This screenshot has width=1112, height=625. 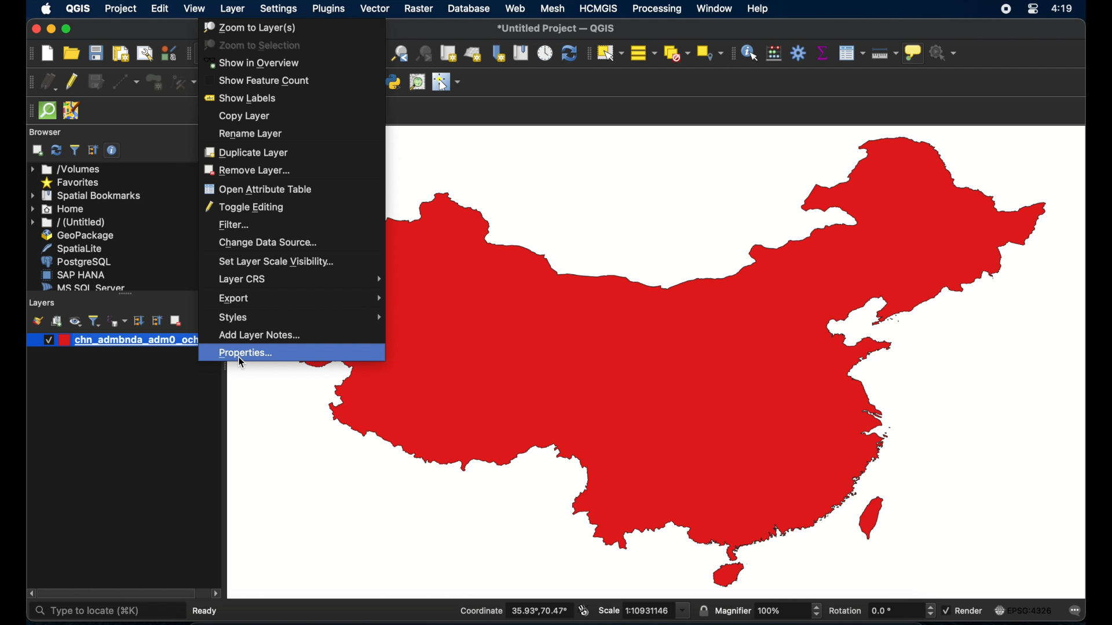 I want to click on browser, so click(x=45, y=132).